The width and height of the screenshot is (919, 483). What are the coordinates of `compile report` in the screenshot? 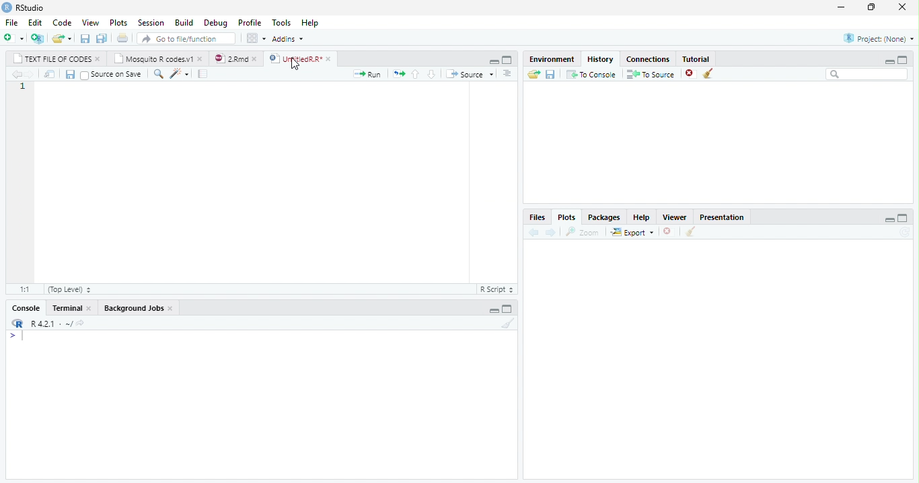 It's located at (205, 74).